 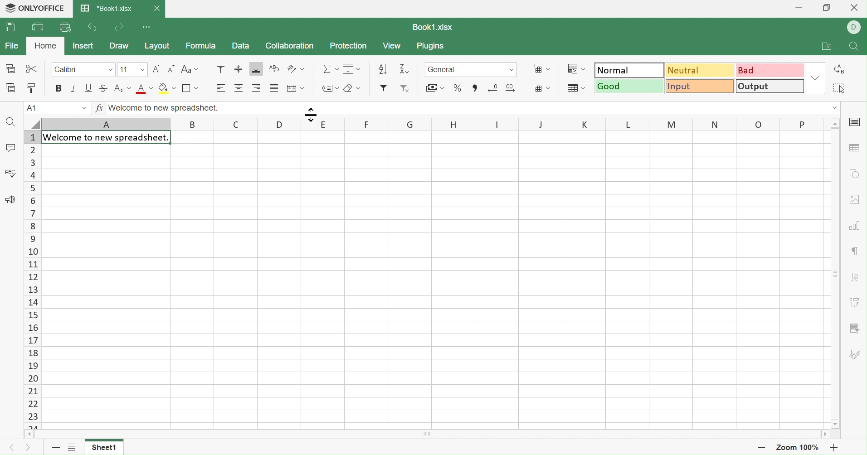 I want to click on Feedback & Support, so click(x=11, y=199).